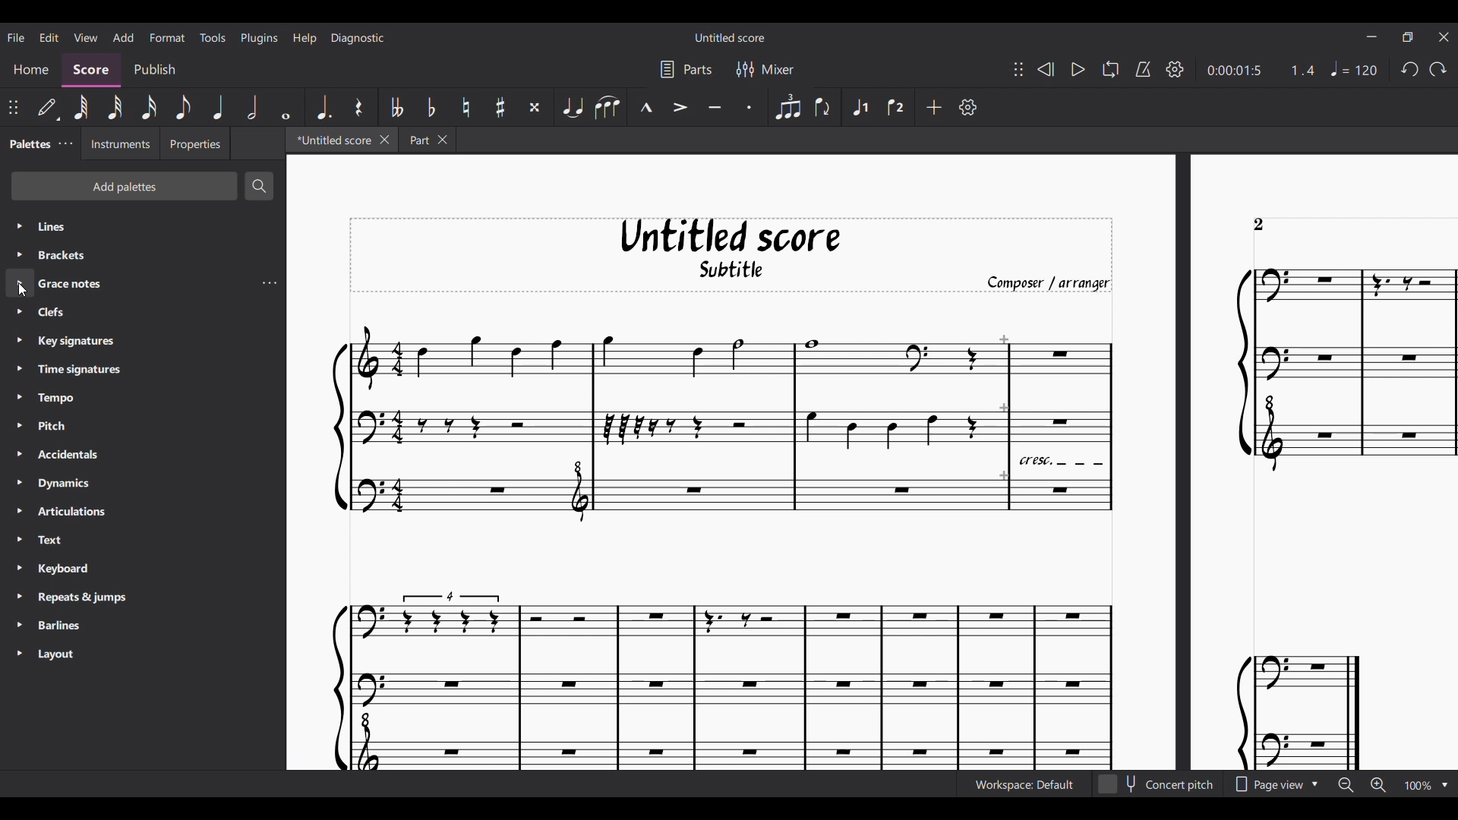 The height and width of the screenshot is (820, 1458). What do you see at coordinates (153, 71) in the screenshot?
I see `Publish section` at bounding box center [153, 71].